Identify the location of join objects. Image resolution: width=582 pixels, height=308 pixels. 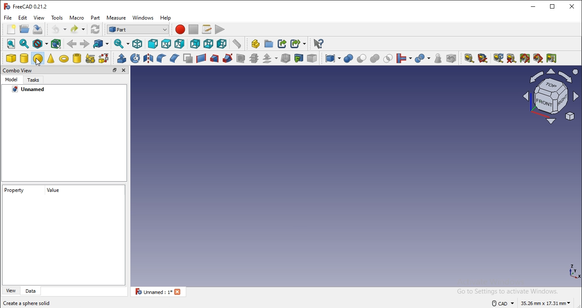
(402, 59).